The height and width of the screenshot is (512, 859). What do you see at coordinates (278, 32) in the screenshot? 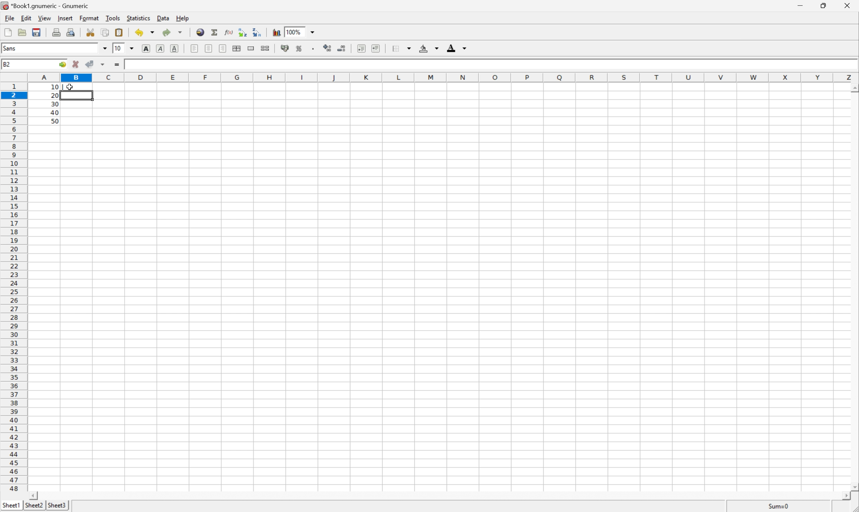
I see `Insert chart` at bounding box center [278, 32].